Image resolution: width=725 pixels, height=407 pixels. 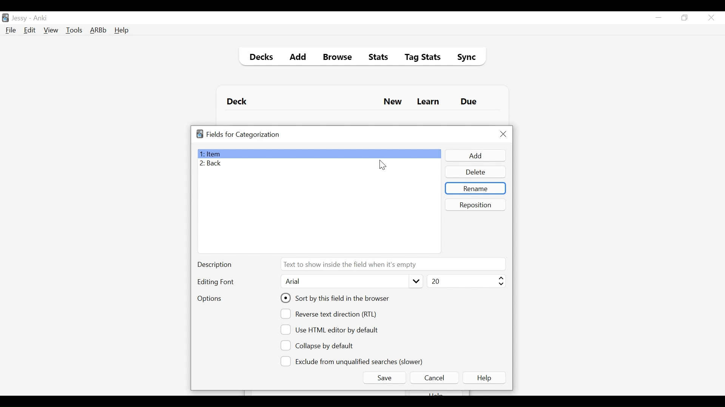 I want to click on Cancel, so click(x=434, y=378).